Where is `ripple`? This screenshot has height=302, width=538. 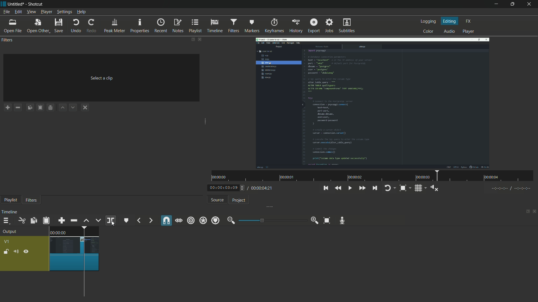
ripple is located at coordinates (190, 221).